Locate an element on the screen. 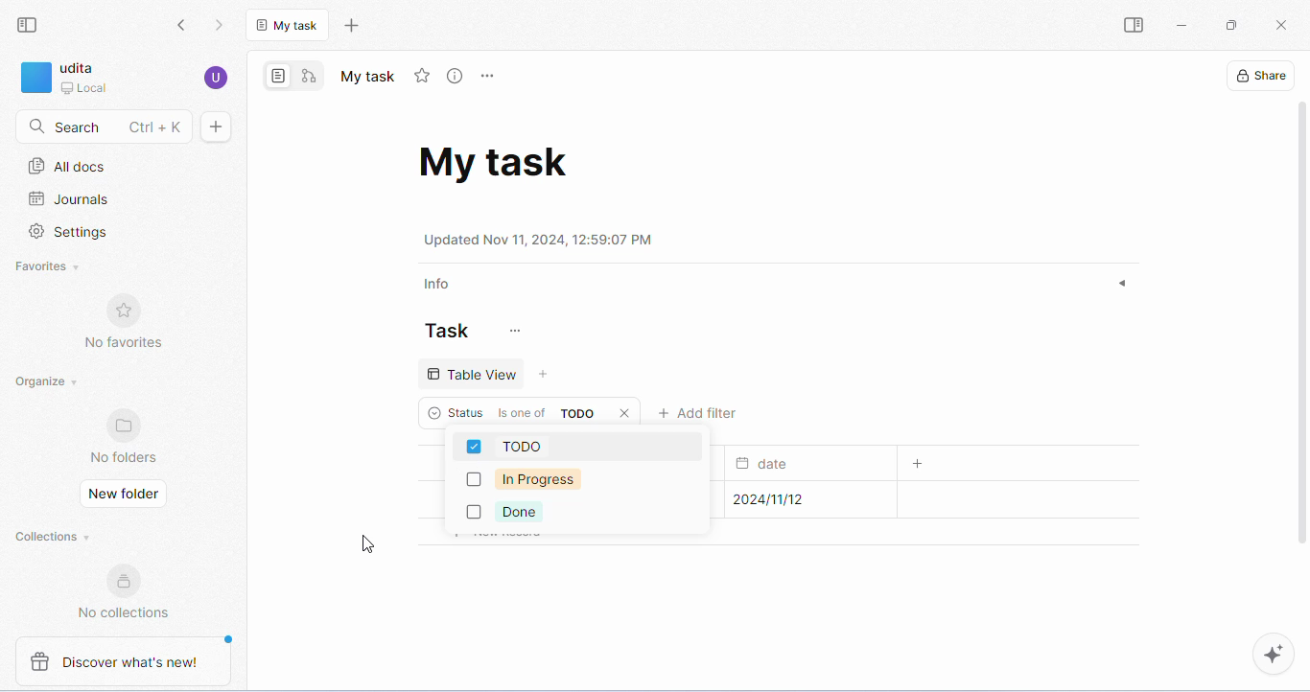 This screenshot has width=1310, height=692. go back is located at coordinates (182, 26).